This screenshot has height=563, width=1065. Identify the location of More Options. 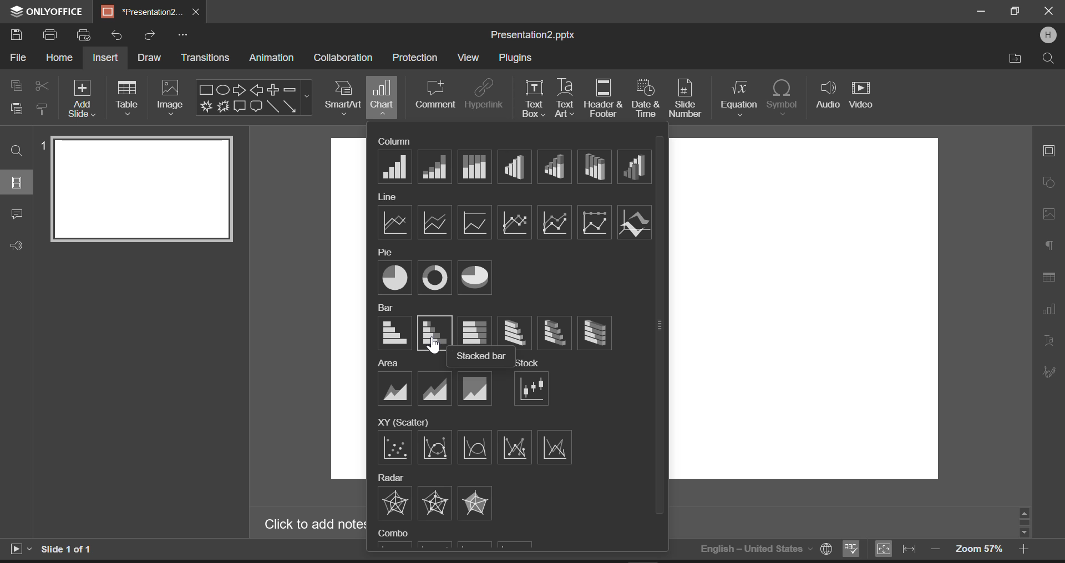
(182, 34).